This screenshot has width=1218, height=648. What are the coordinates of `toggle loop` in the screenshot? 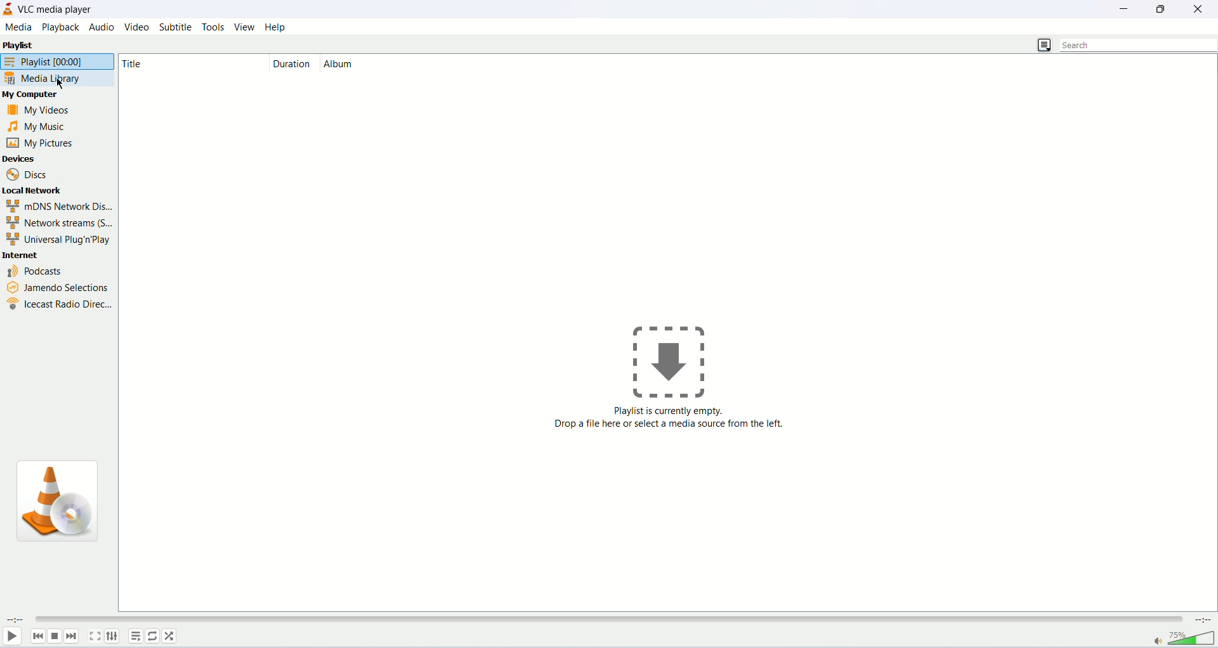 It's located at (152, 637).